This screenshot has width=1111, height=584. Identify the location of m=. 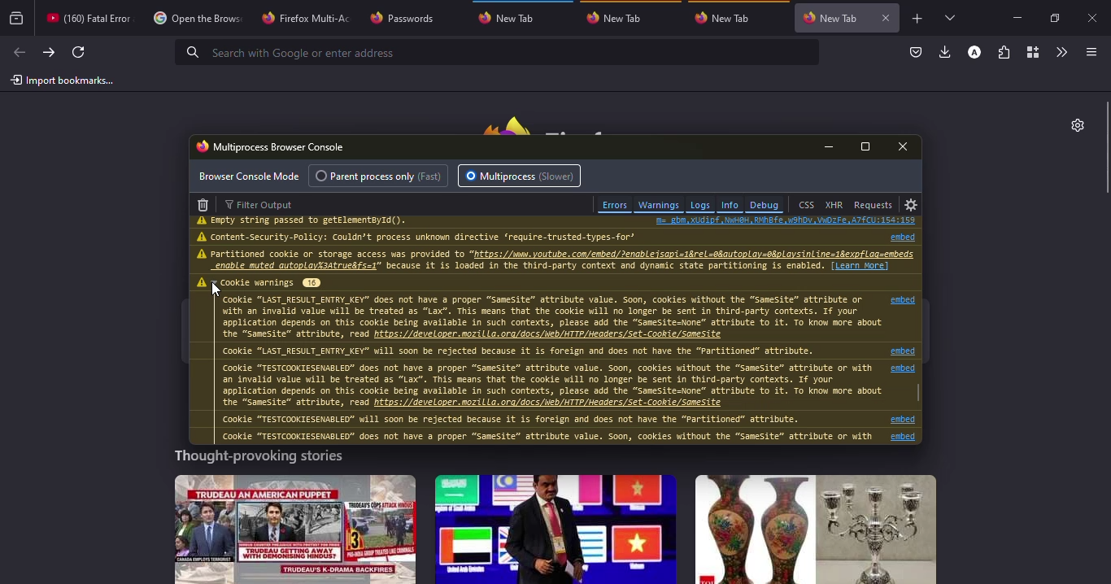
(786, 220).